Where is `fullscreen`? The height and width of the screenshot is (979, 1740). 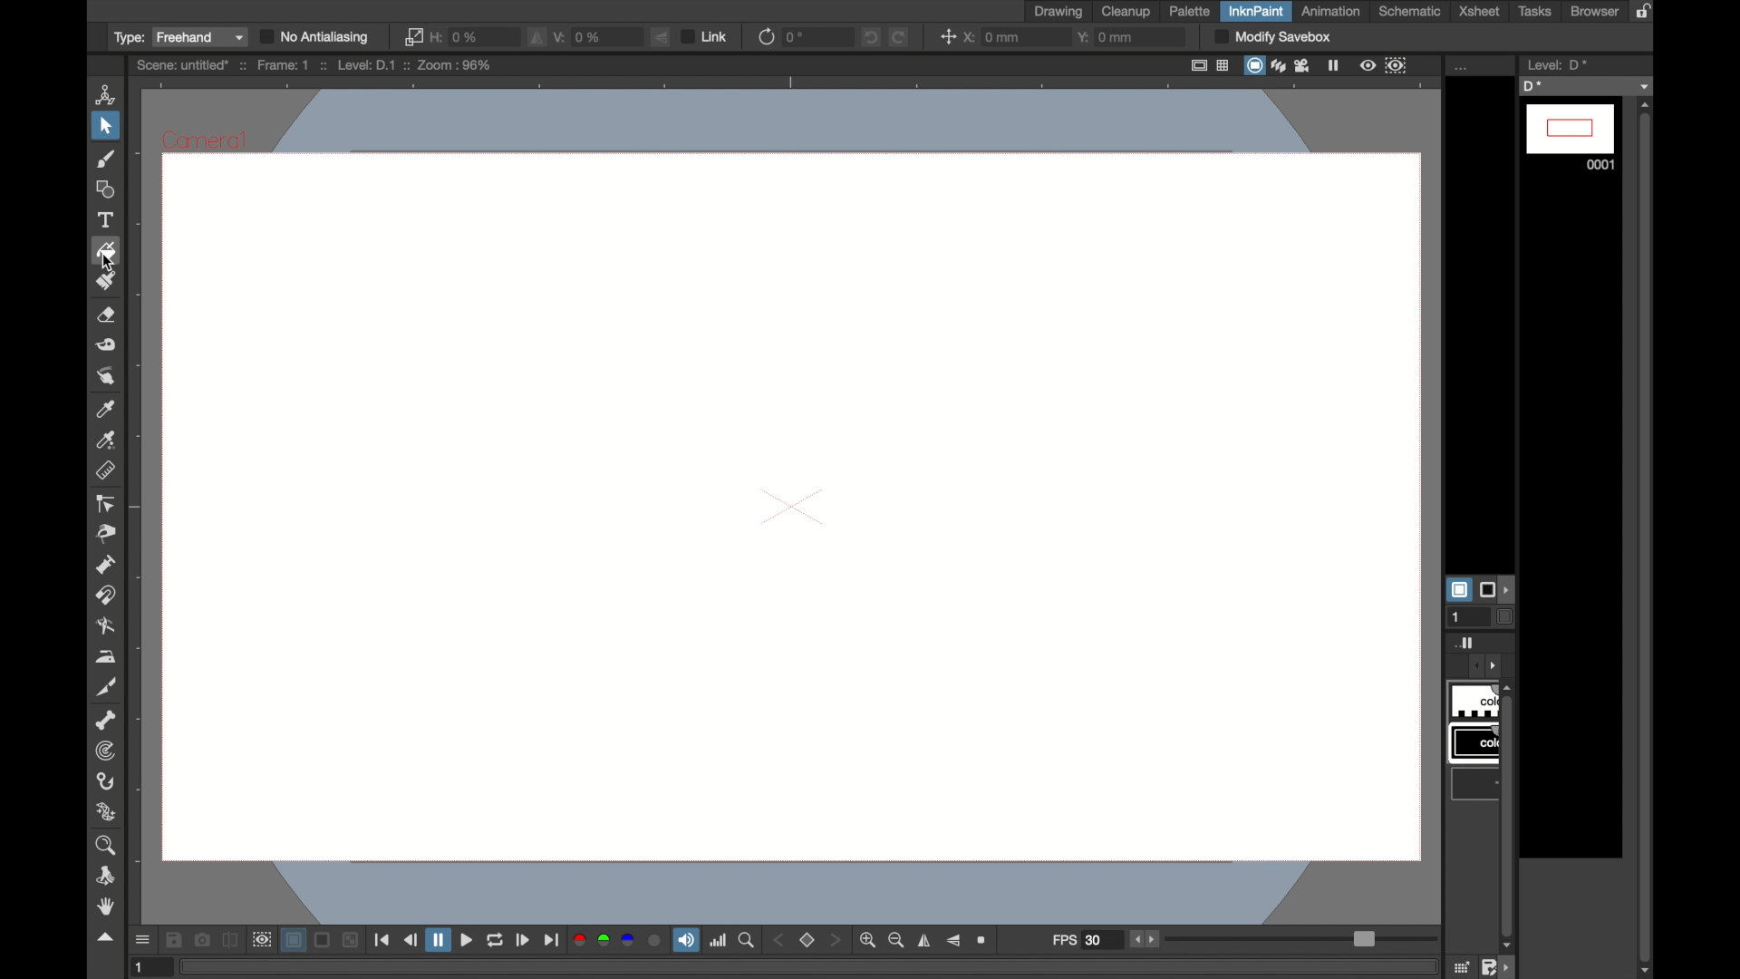
fullscreen is located at coordinates (1201, 64).